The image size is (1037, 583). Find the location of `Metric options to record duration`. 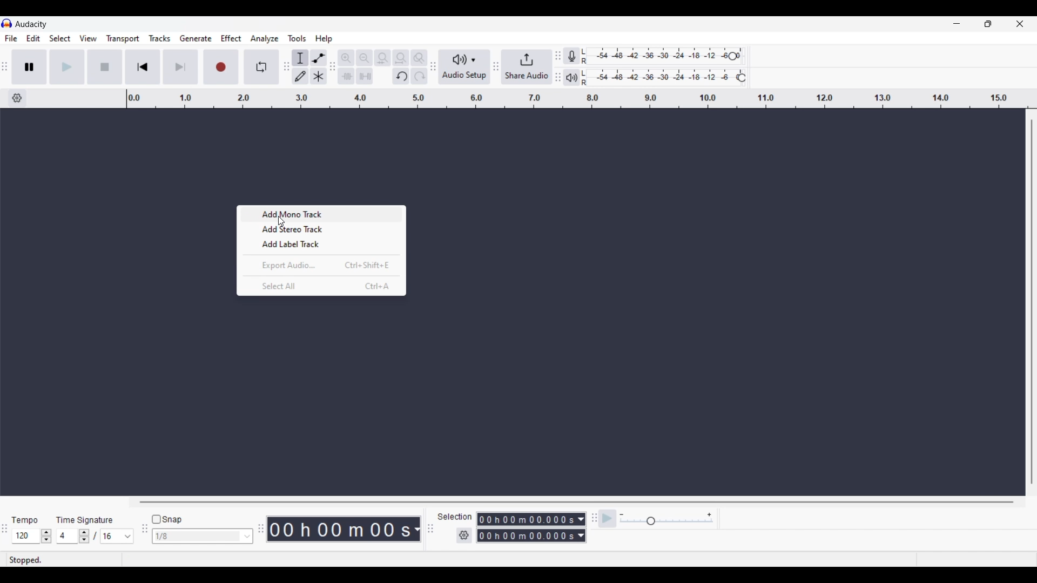

Metric options to record duration is located at coordinates (580, 528).